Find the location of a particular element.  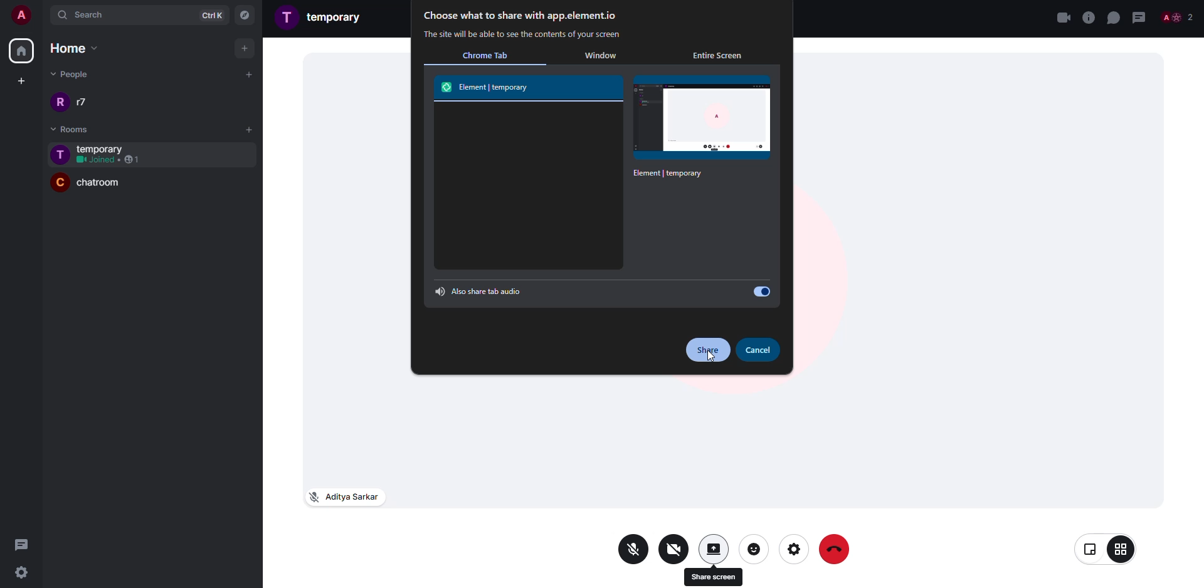

share is located at coordinates (707, 350).